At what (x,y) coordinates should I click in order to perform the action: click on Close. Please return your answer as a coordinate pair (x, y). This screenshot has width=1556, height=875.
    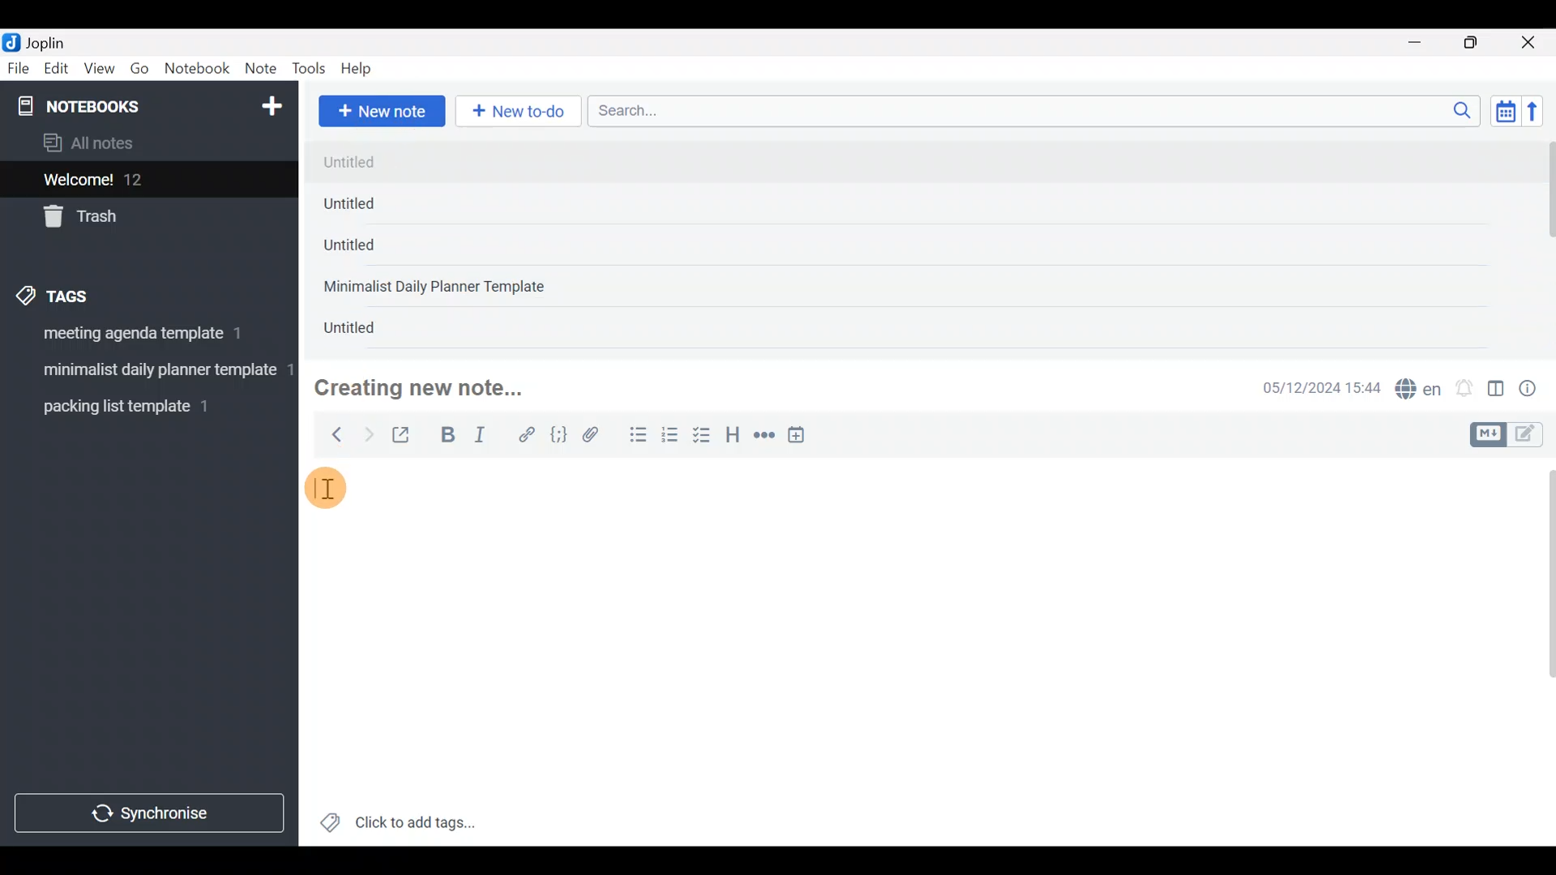
    Looking at the image, I should click on (1531, 44).